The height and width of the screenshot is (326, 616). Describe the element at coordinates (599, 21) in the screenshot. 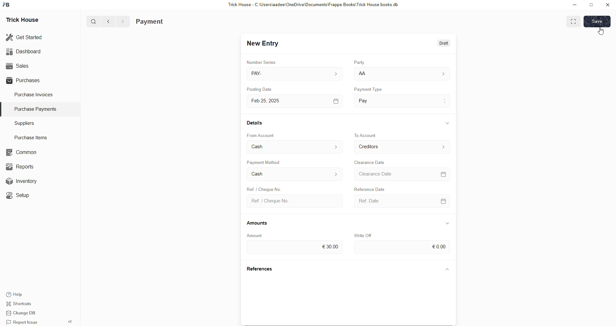

I see `SAVE` at that location.